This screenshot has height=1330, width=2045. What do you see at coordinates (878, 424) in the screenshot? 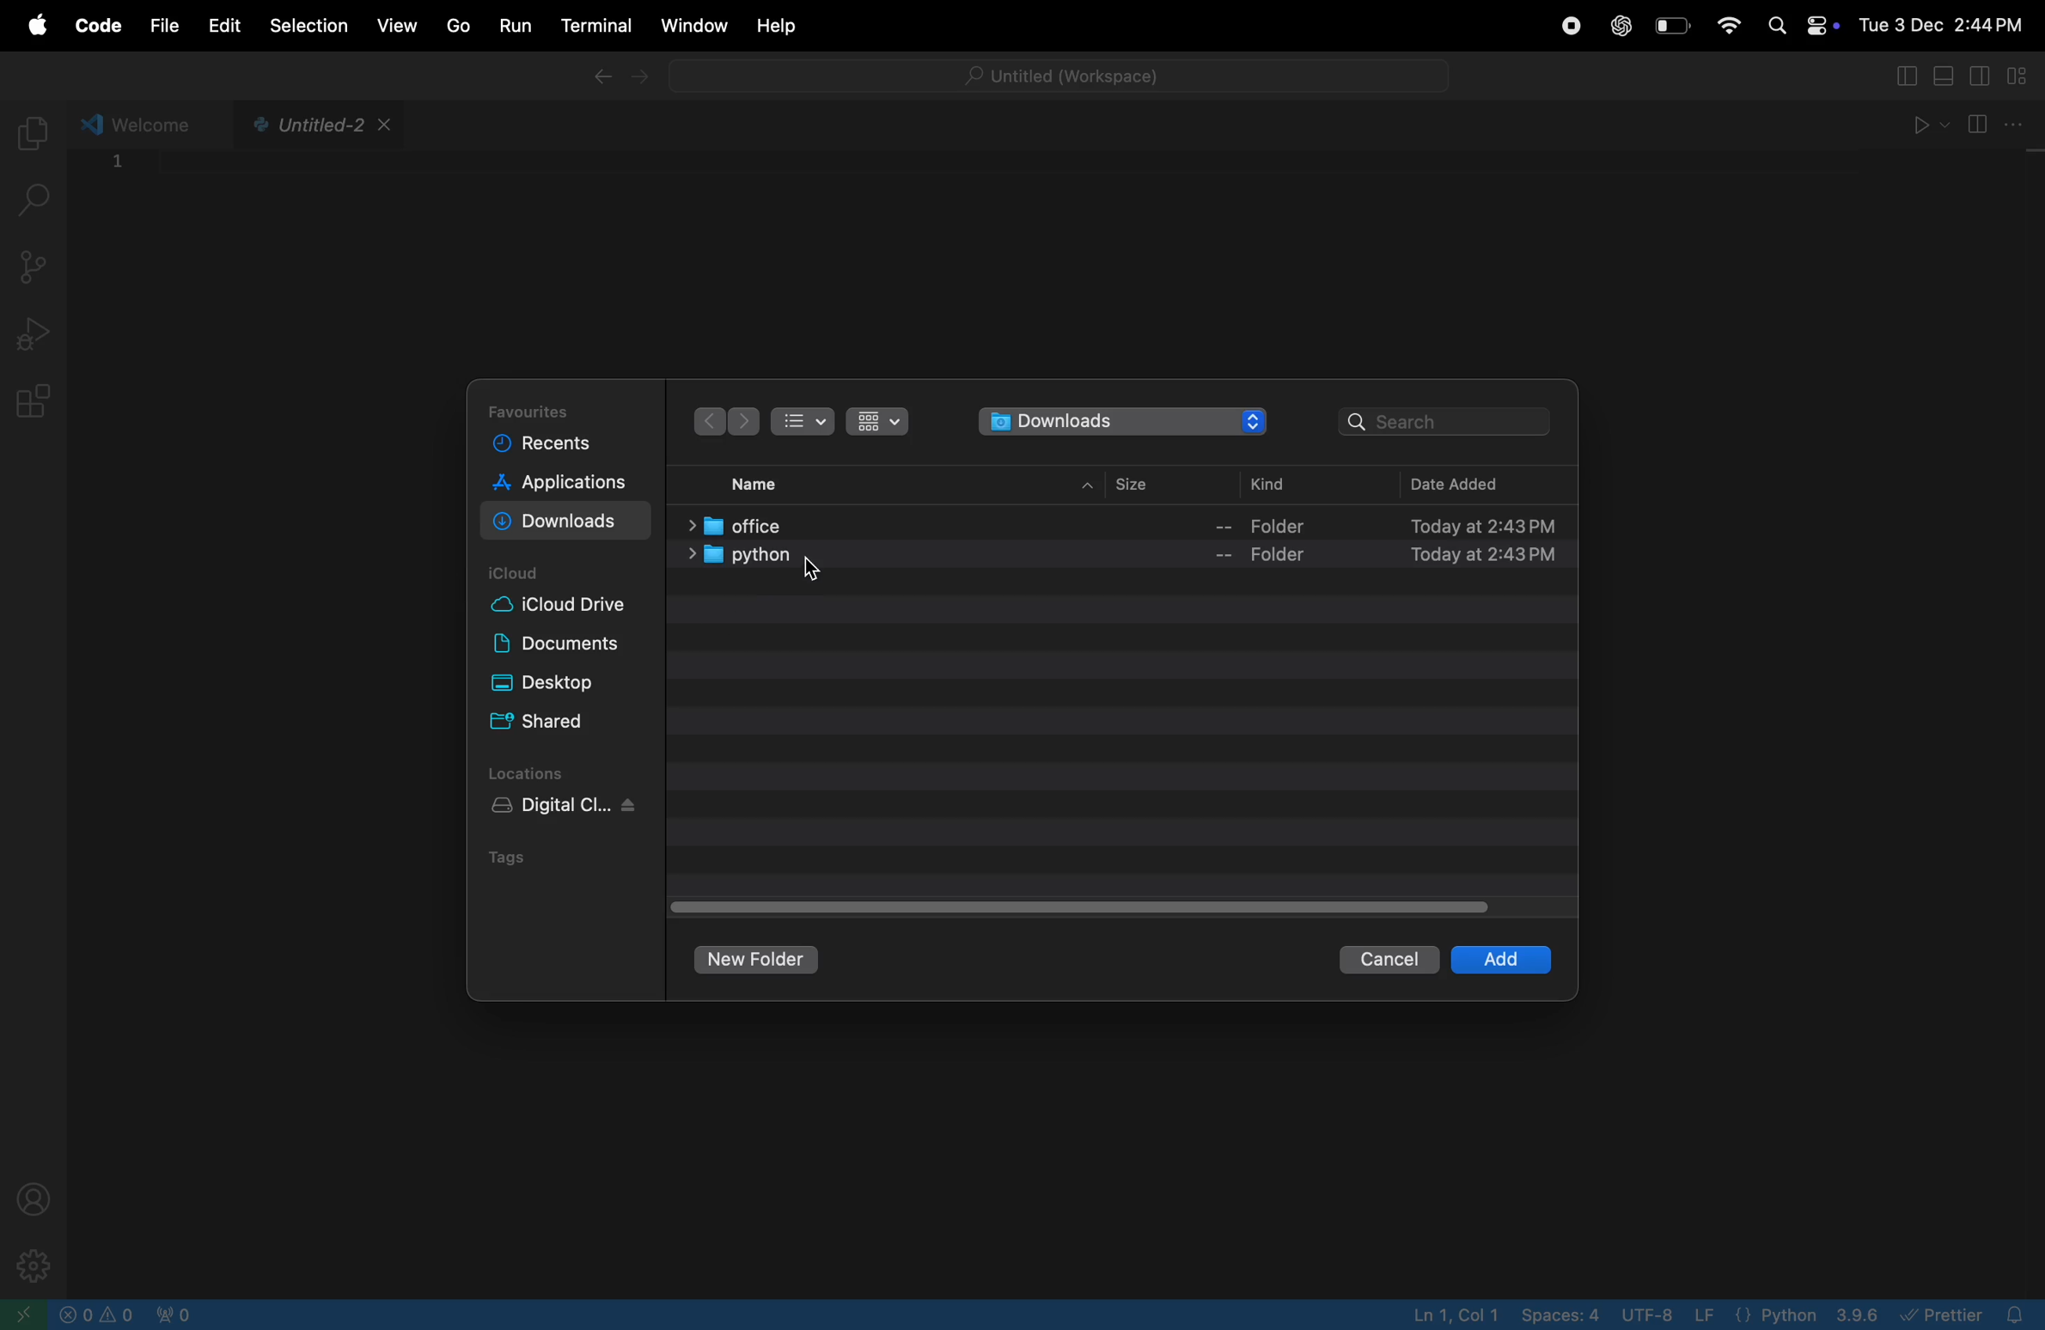
I see `icon view` at bounding box center [878, 424].